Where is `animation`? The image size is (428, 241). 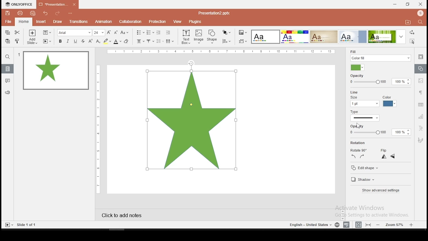 animation is located at coordinates (104, 22).